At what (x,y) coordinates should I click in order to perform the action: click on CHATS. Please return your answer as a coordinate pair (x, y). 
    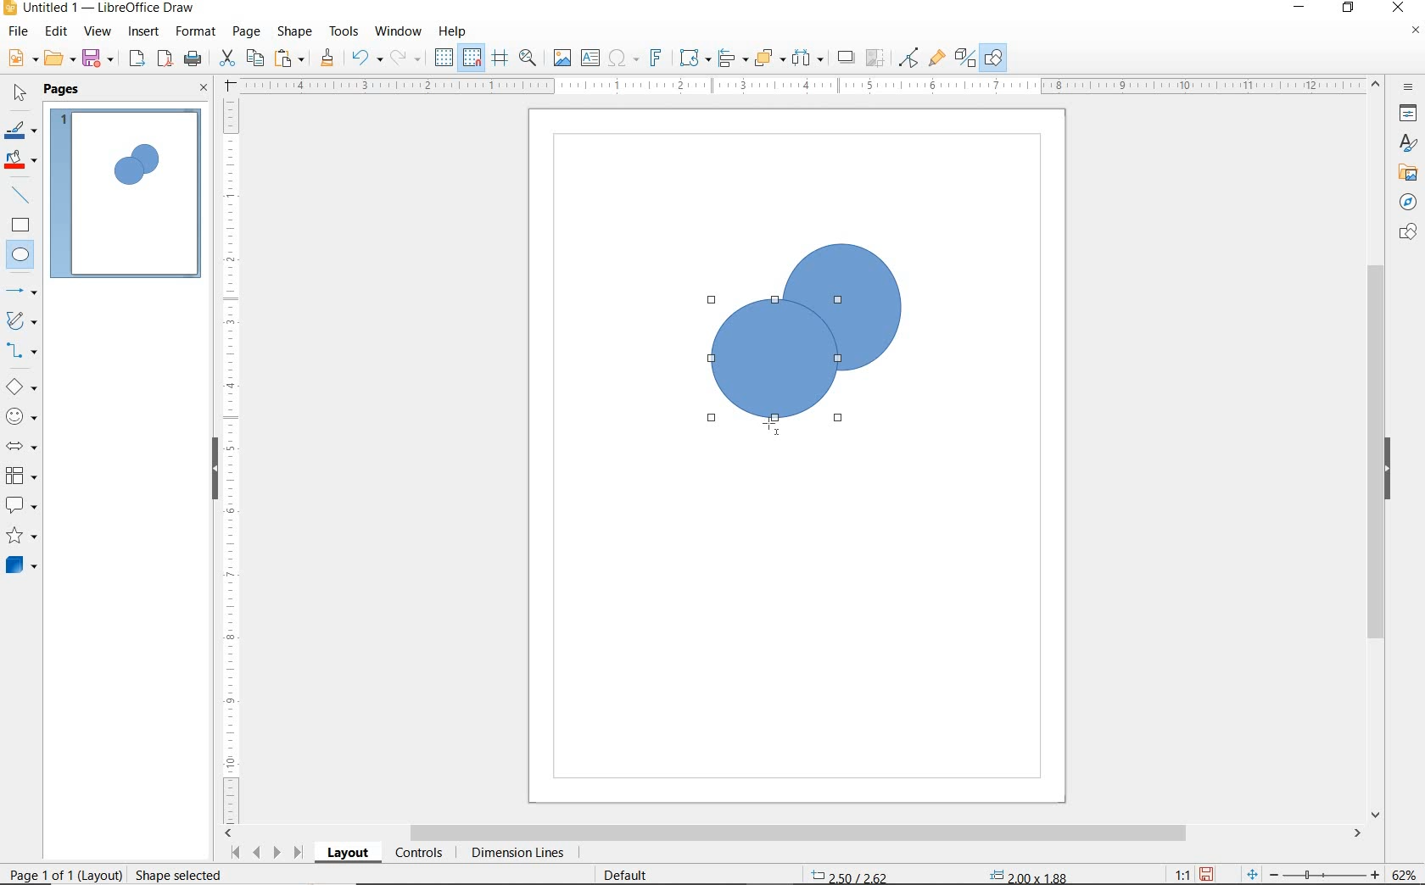
    Looking at the image, I should click on (1405, 240).